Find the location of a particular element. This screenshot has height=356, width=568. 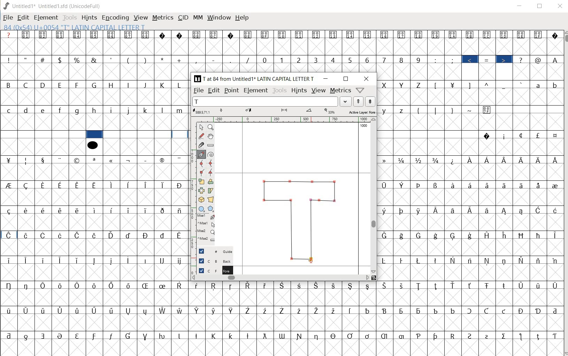

Symbol is located at coordinates (214, 34).